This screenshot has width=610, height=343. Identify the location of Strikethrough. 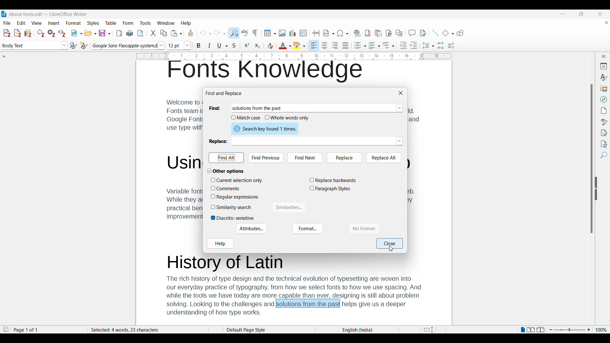
(233, 46).